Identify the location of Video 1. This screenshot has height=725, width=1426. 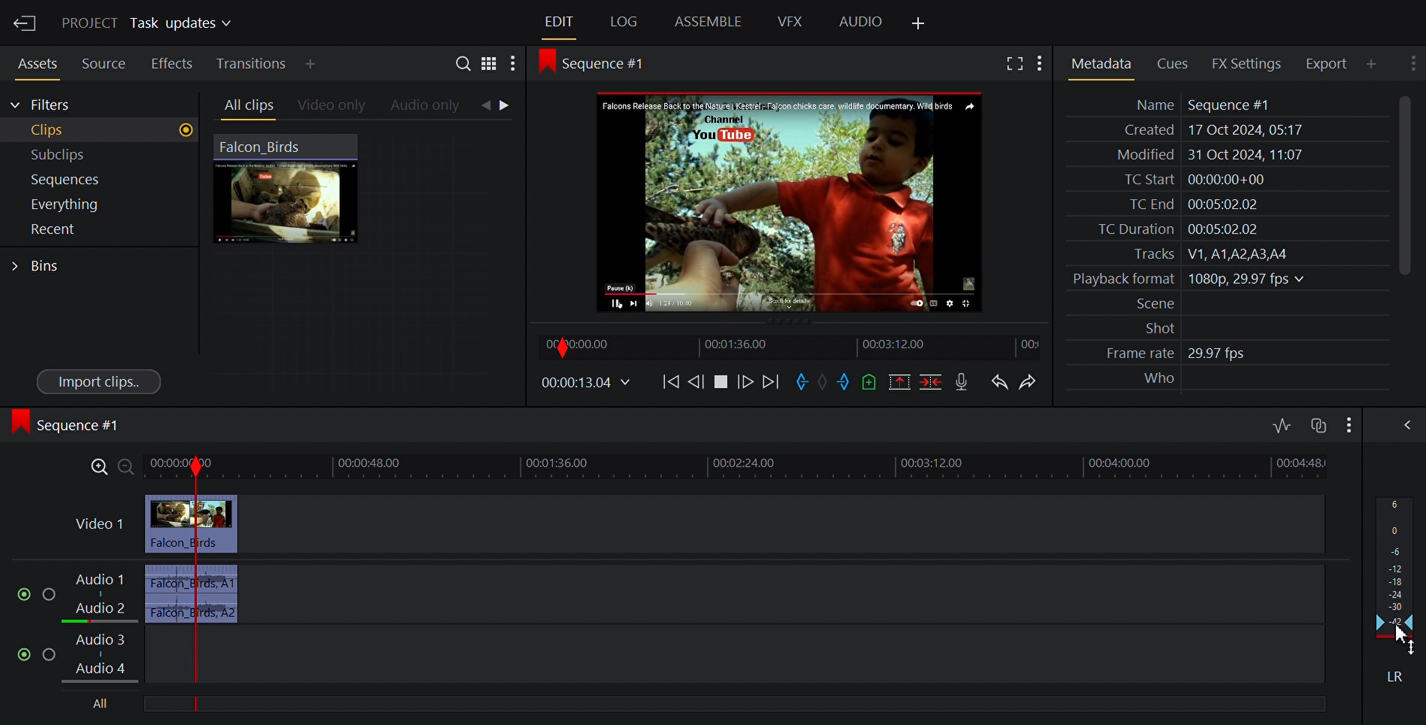
(97, 525).